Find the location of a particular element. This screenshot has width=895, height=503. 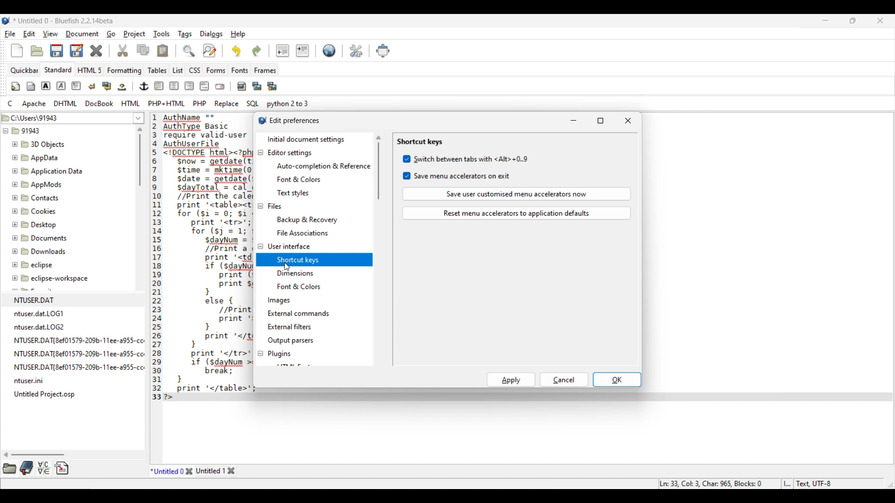

OK is located at coordinates (617, 380).